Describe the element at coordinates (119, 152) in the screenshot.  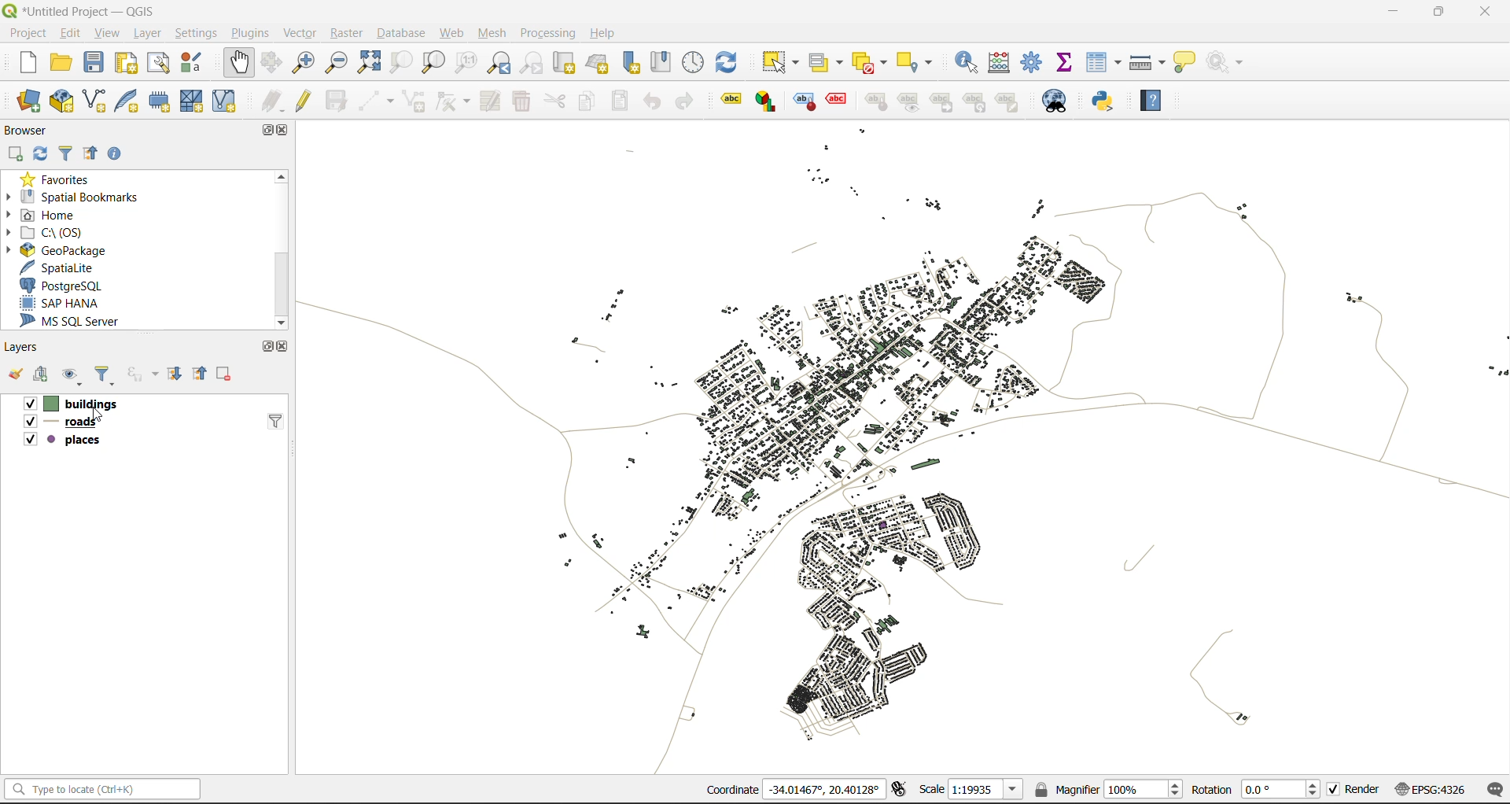
I see `enable properties` at that location.